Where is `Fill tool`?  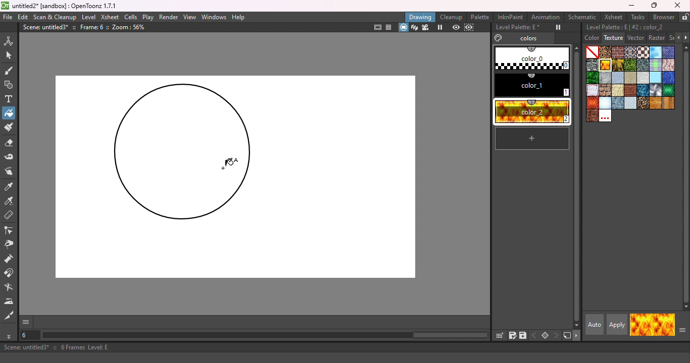
Fill tool is located at coordinates (9, 114).